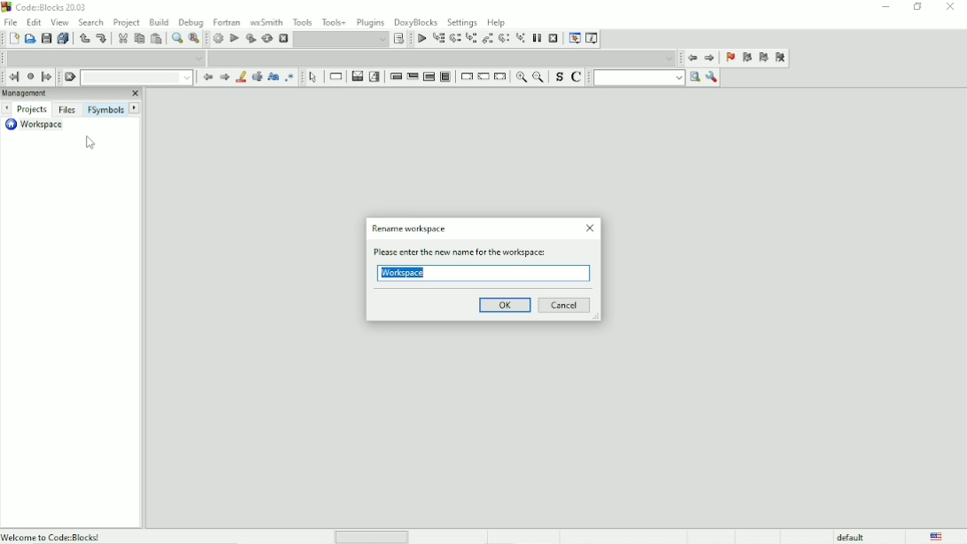 This screenshot has width=967, height=544. Describe the element at coordinates (195, 38) in the screenshot. I see `Replace` at that location.